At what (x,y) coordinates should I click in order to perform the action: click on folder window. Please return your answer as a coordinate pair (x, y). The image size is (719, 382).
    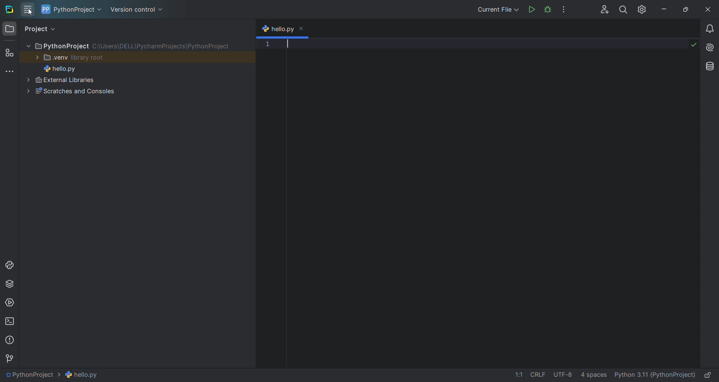
    Looking at the image, I should click on (9, 31).